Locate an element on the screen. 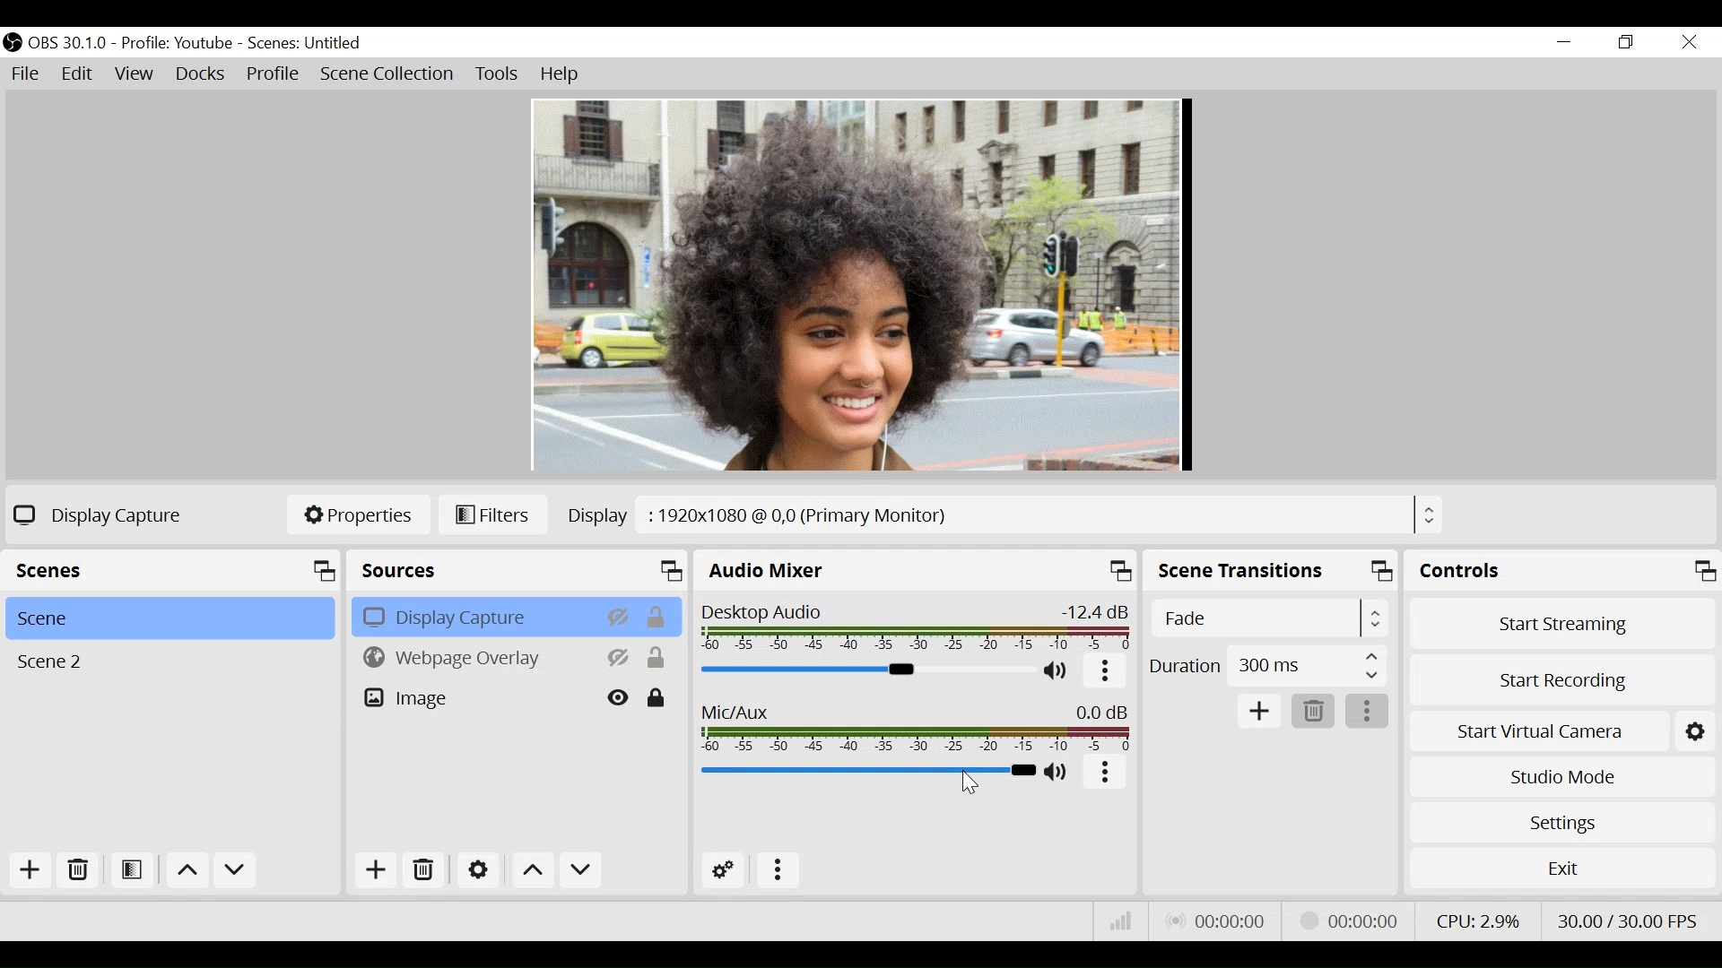 The height and width of the screenshot is (968, 1722). Audio Mixer is located at coordinates (918, 569).